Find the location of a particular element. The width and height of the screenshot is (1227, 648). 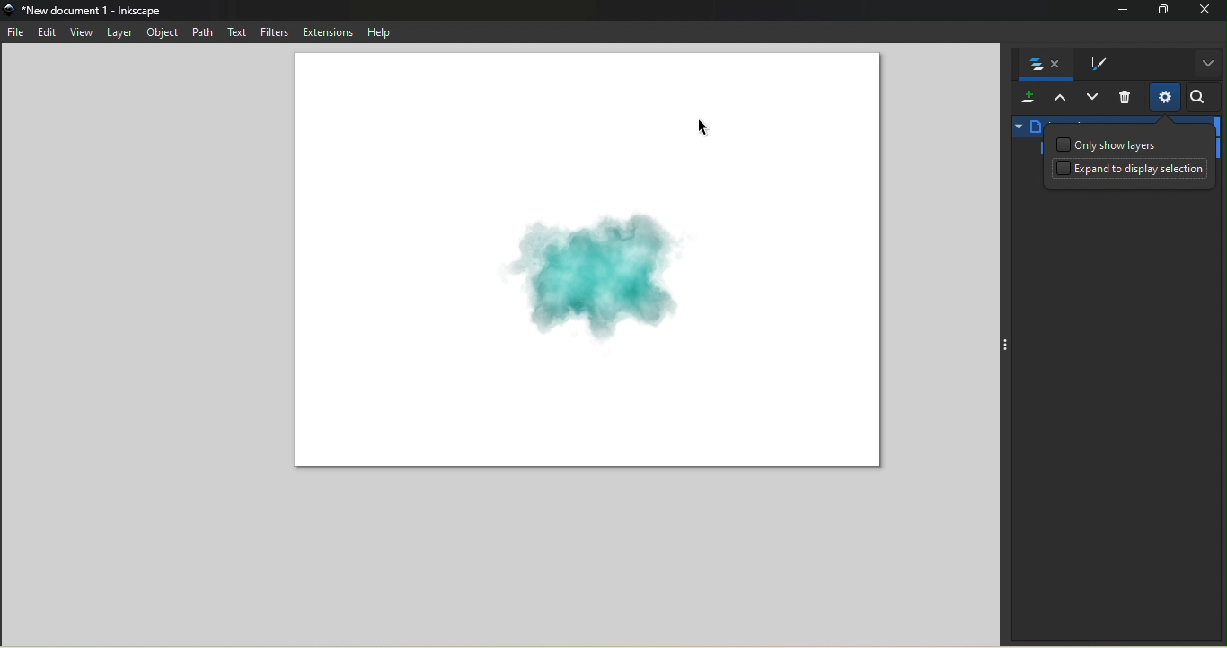

Delete selected item is located at coordinates (1125, 99).